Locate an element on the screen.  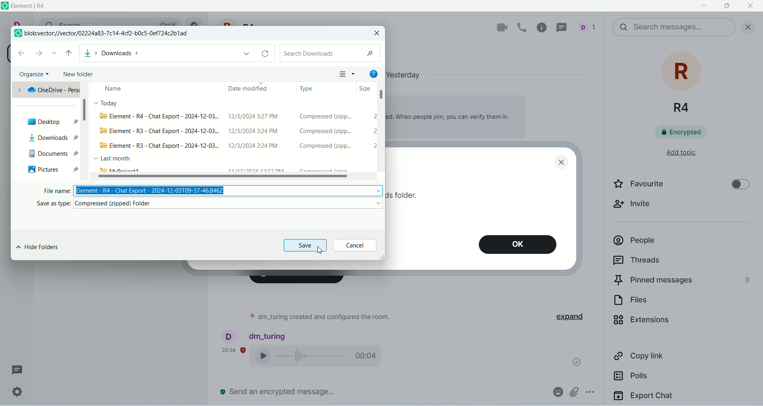
close is located at coordinates (380, 34).